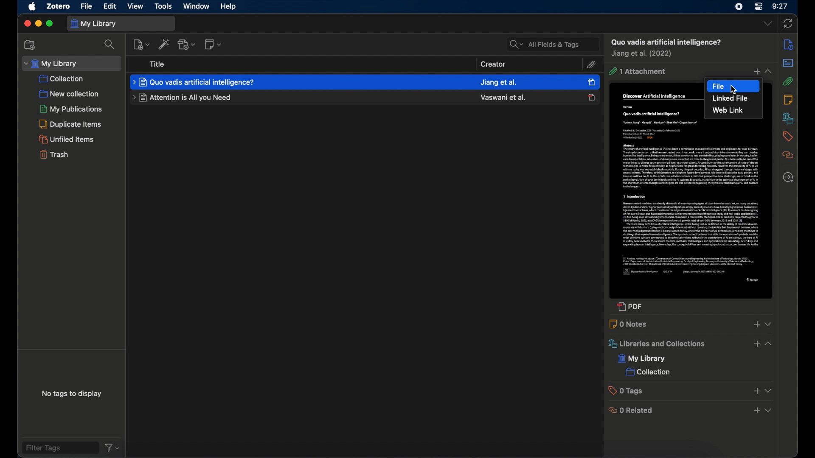 This screenshot has height=458, width=815. I want to click on search, so click(110, 45).